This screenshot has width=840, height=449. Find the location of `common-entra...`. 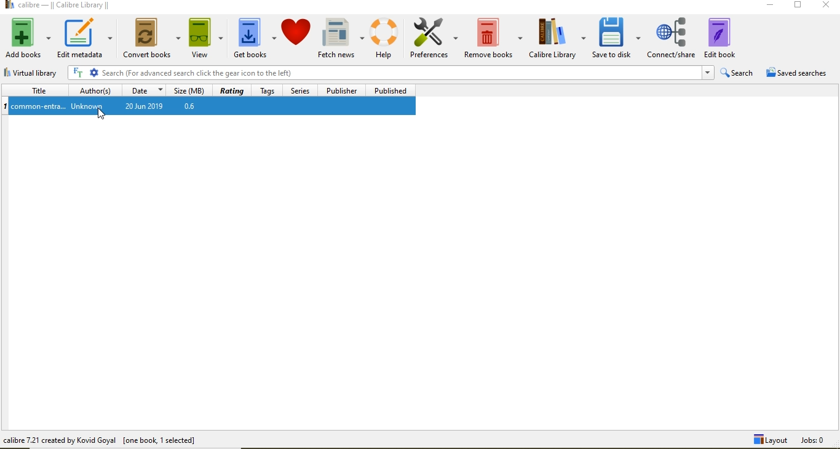

common-entra... is located at coordinates (39, 107).